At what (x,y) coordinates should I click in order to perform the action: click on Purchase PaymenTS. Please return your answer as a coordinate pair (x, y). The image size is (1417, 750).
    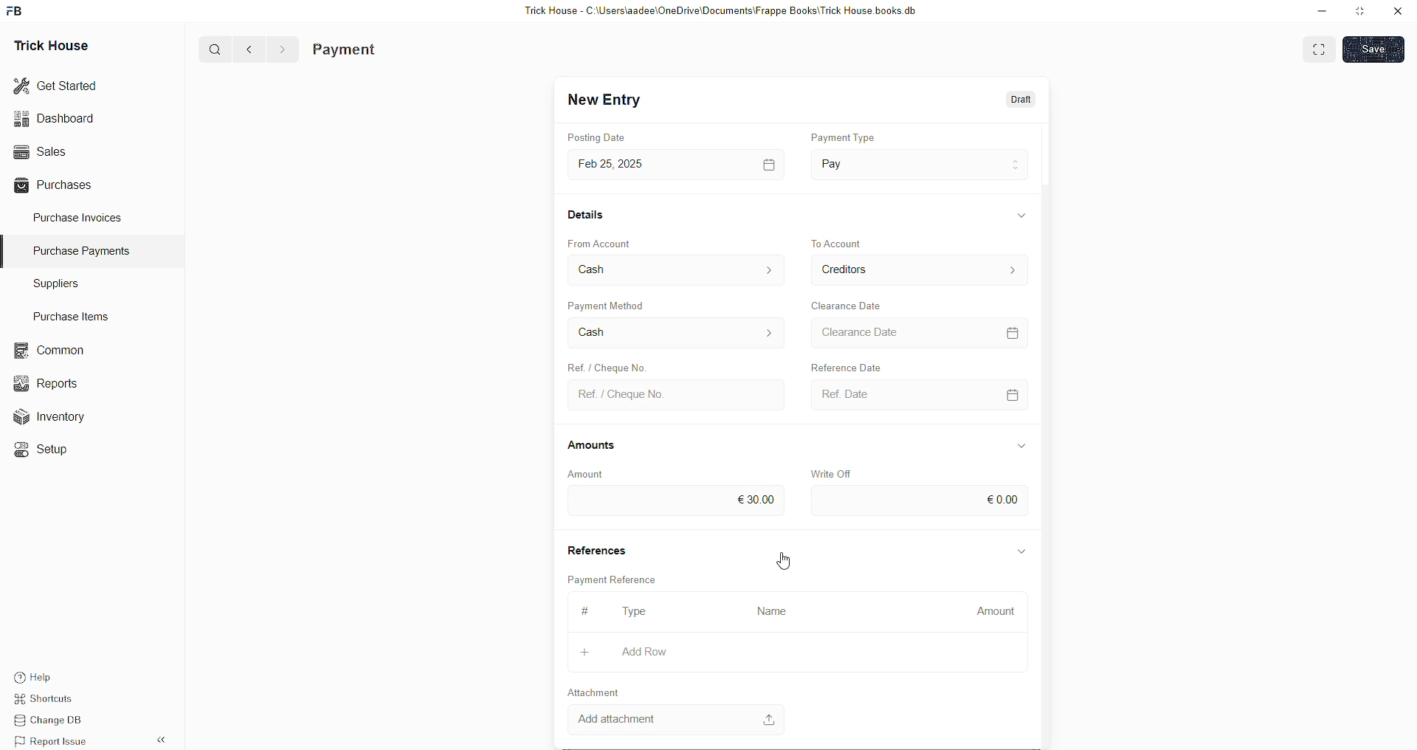
    Looking at the image, I should click on (78, 251).